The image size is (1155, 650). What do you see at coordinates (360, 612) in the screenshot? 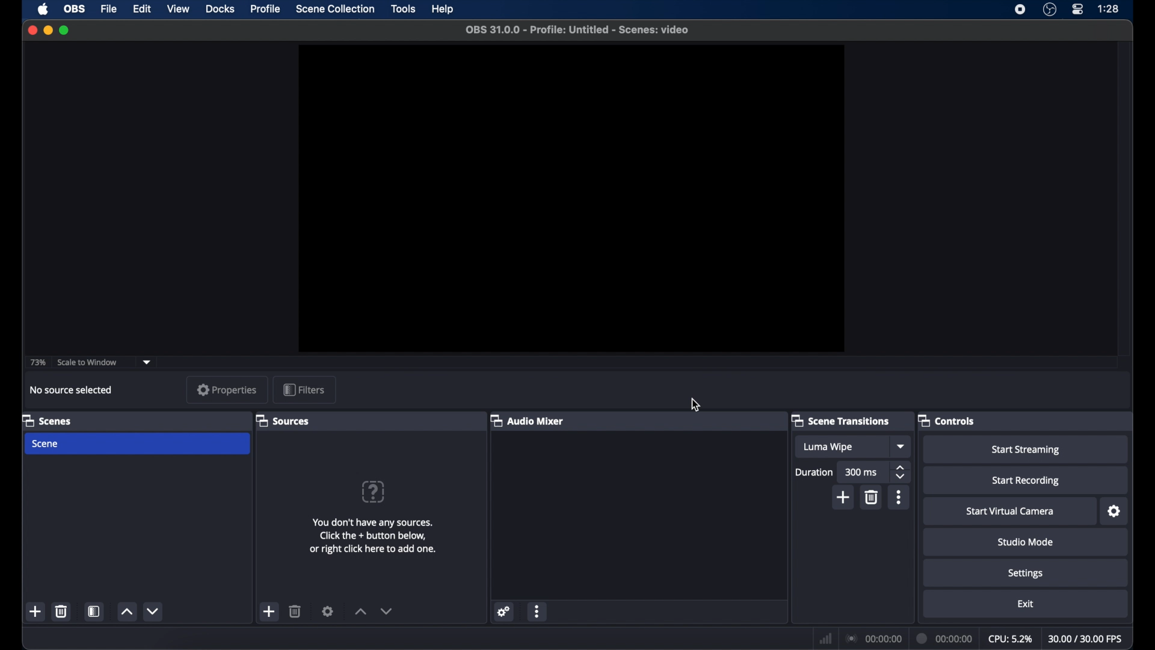
I see `increment` at bounding box center [360, 612].